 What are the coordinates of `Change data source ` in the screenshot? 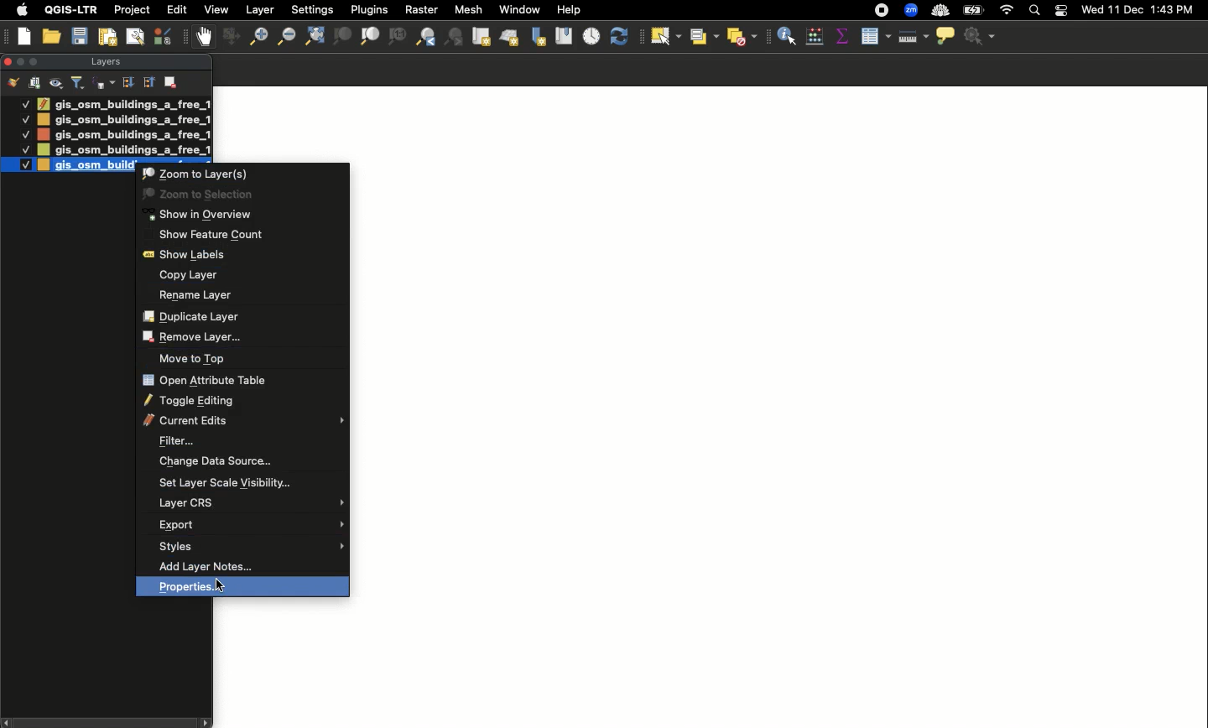 It's located at (247, 464).